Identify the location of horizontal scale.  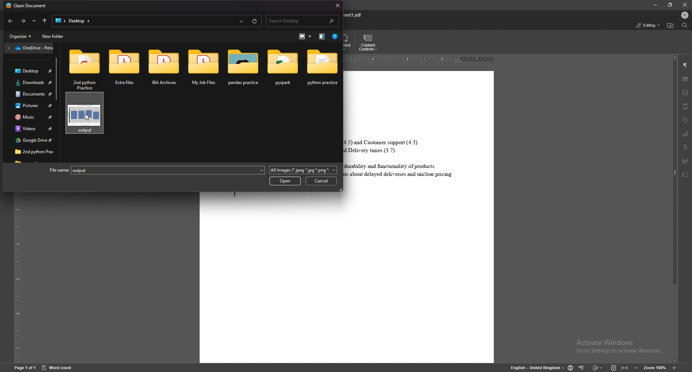
(422, 60).